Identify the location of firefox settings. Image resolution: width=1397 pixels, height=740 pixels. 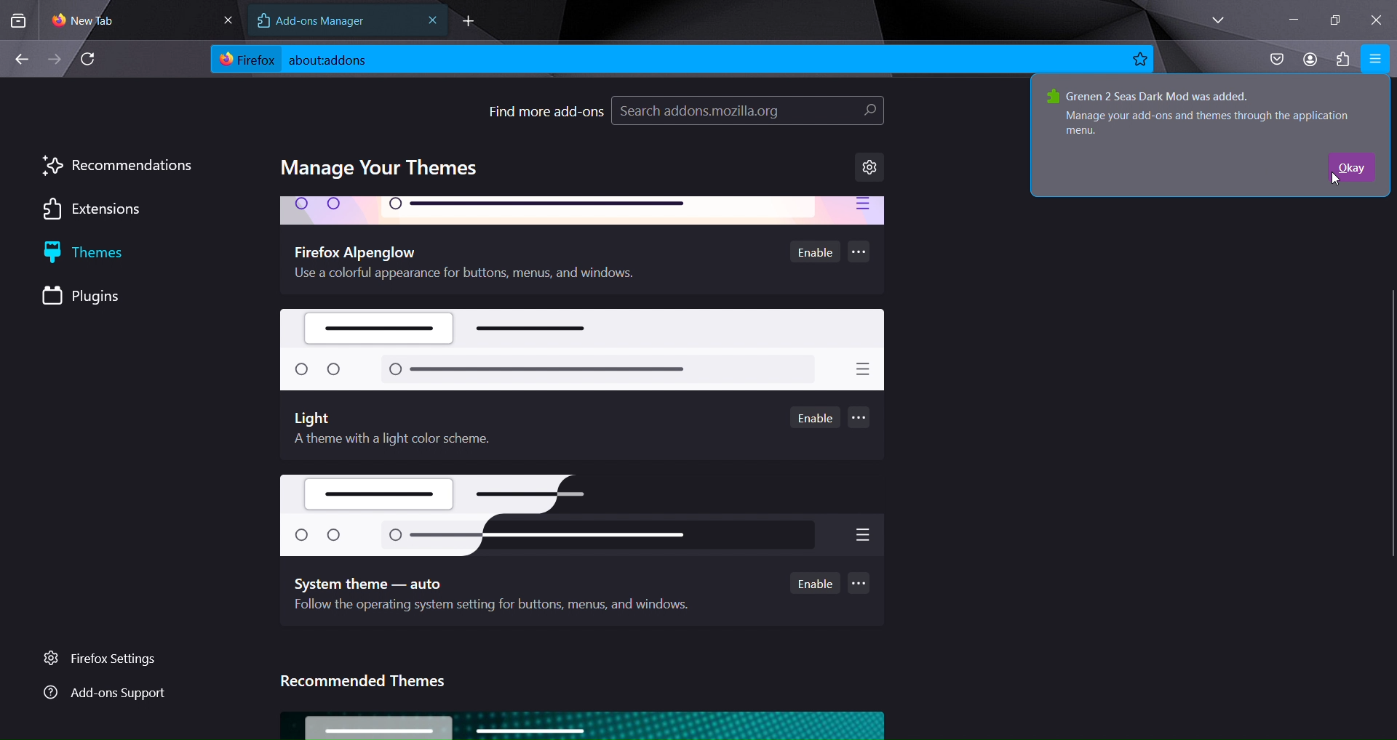
(111, 659).